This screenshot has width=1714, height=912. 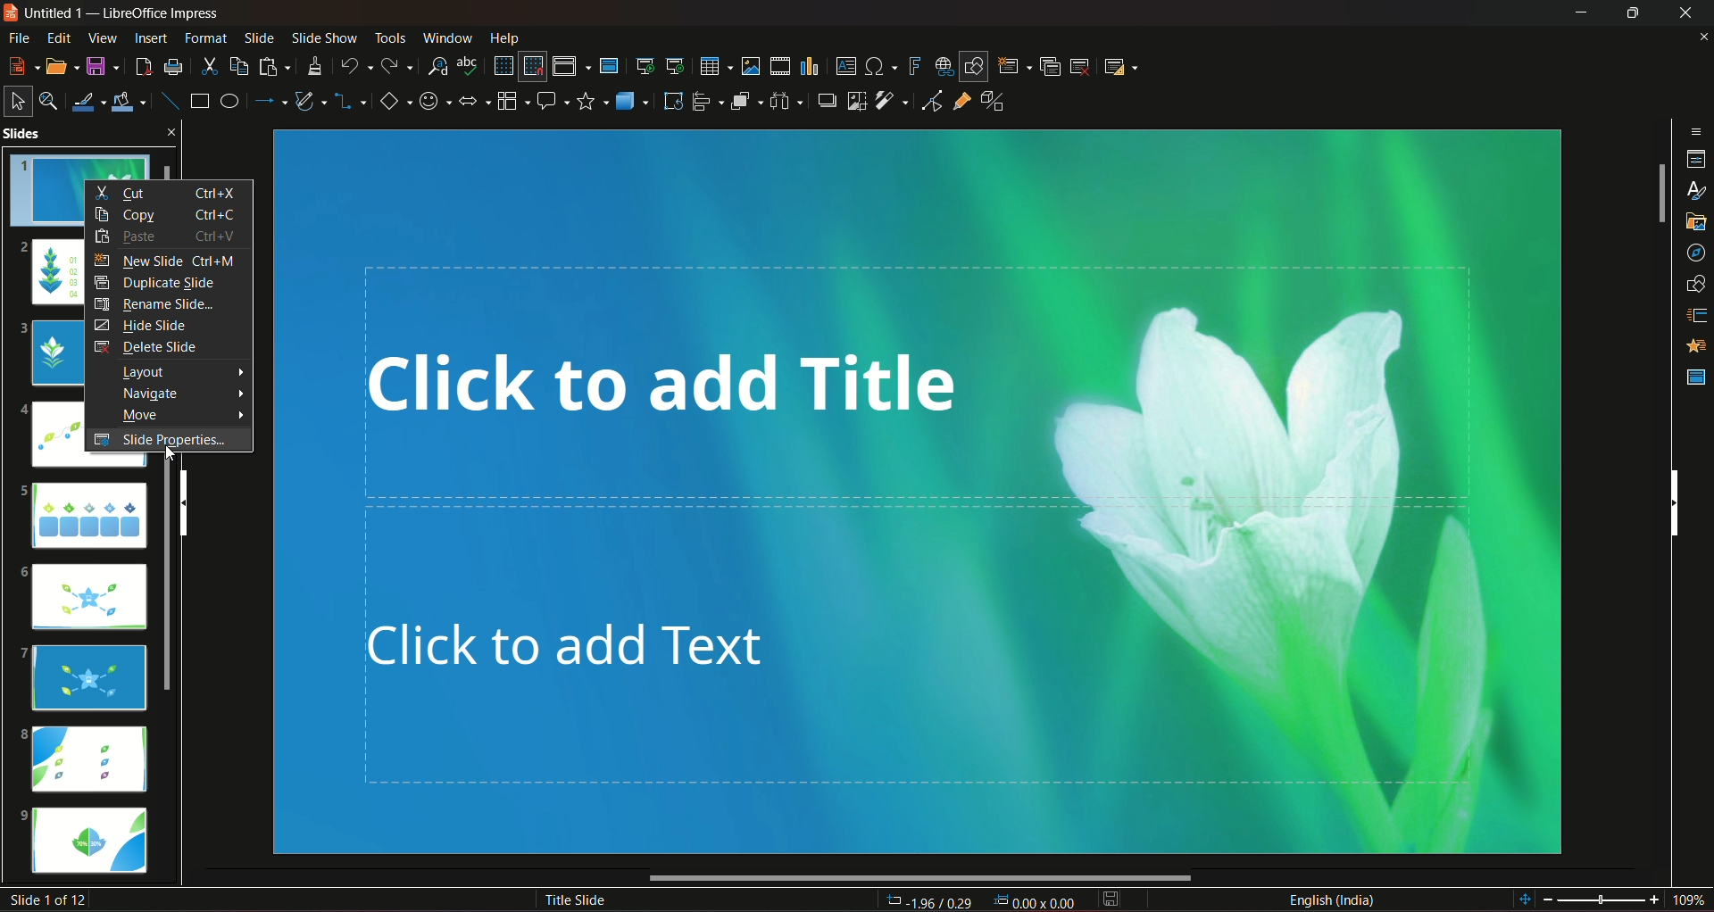 What do you see at coordinates (387, 37) in the screenshot?
I see `tools` at bounding box center [387, 37].